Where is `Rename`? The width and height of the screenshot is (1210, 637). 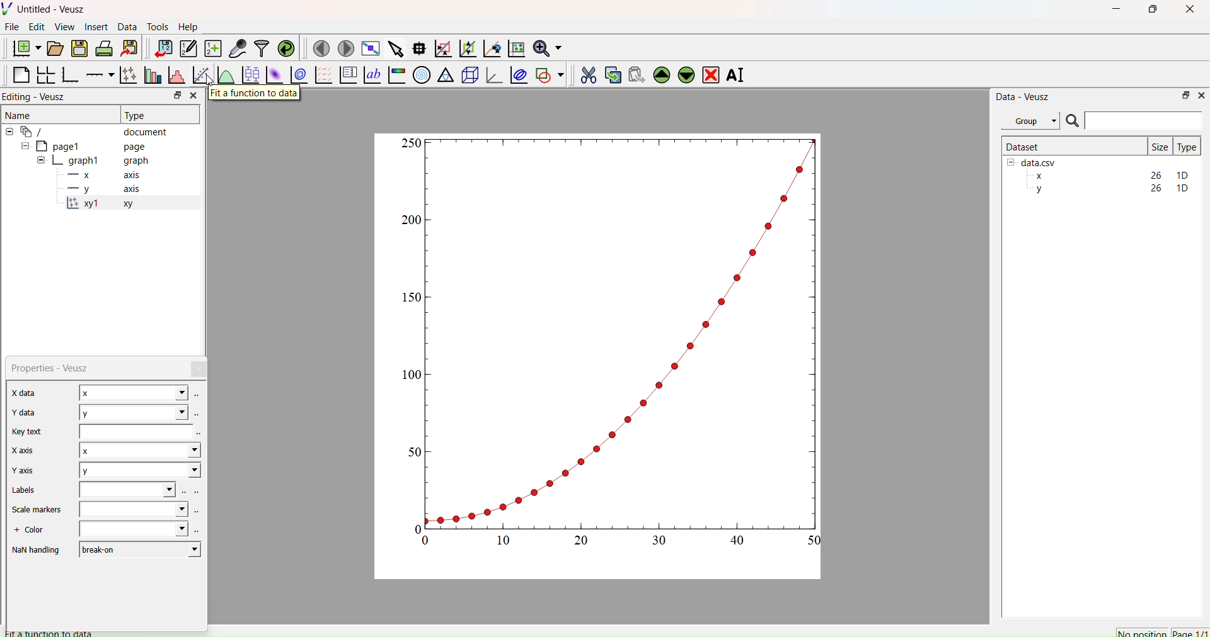 Rename is located at coordinates (738, 75).